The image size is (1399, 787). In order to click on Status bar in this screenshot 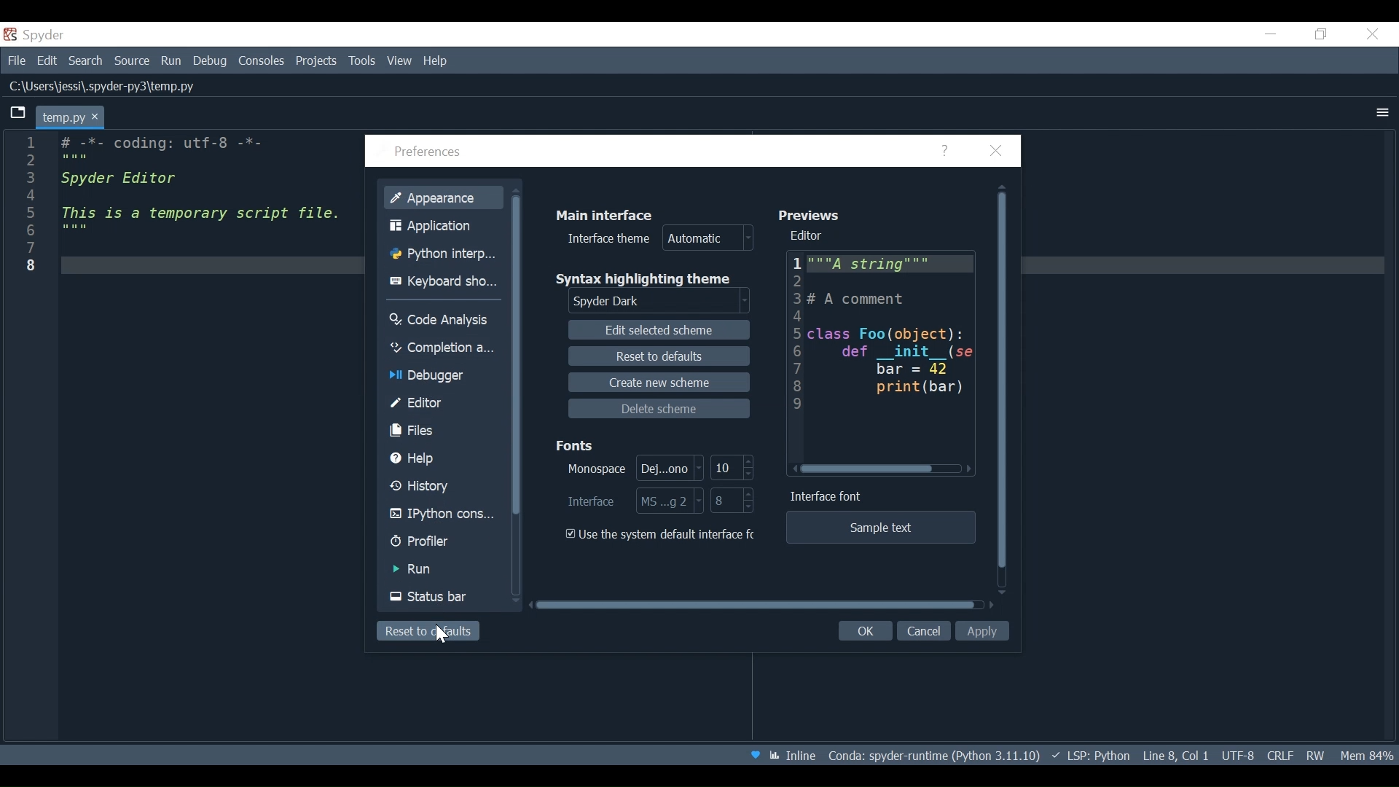, I will do `click(444, 597)`.